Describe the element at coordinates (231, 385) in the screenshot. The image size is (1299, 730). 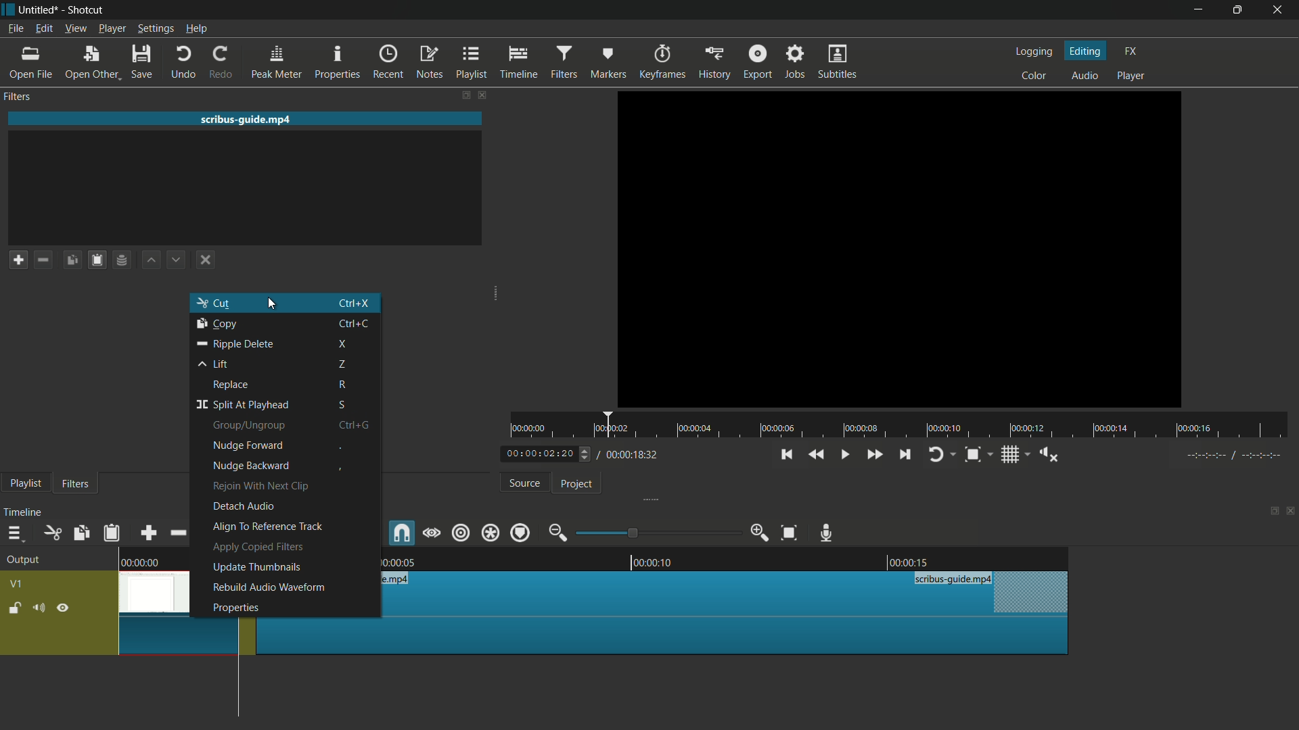
I see `replace` at that location.